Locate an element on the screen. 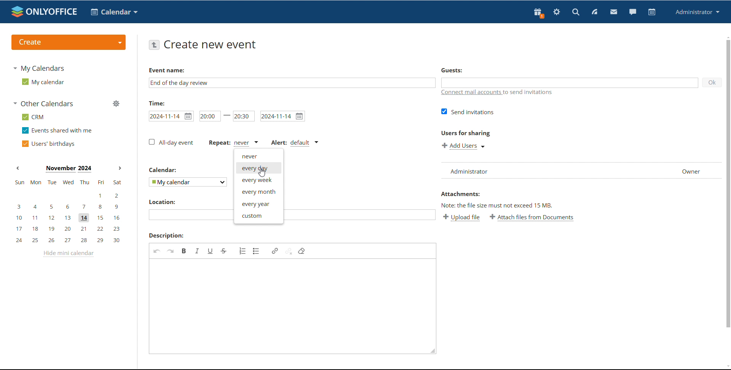 This screenshot has width=731, height=370. set start date is located at coordinates (171, 116).